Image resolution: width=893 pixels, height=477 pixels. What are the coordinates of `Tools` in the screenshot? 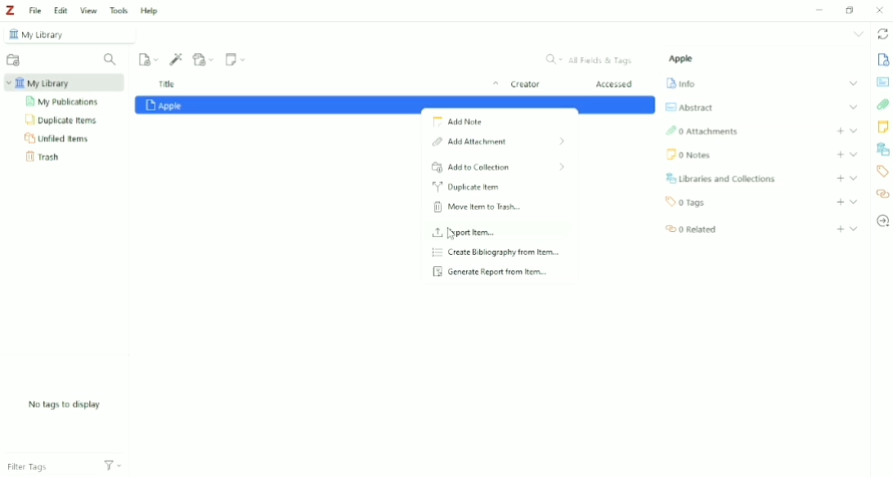 It's located at (119, 11).